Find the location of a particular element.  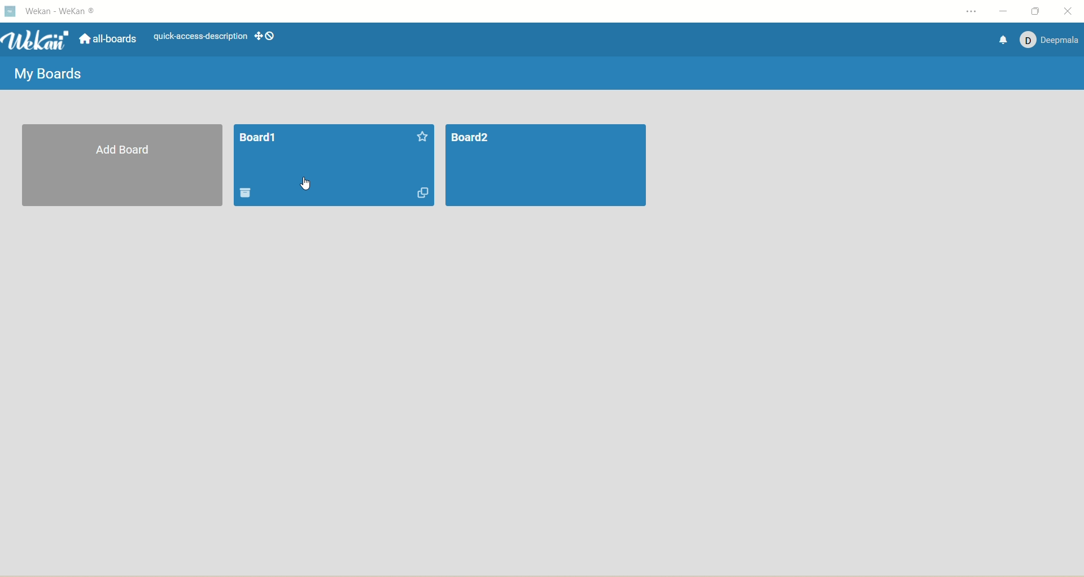

favorite is located at coordinates (422, 137).